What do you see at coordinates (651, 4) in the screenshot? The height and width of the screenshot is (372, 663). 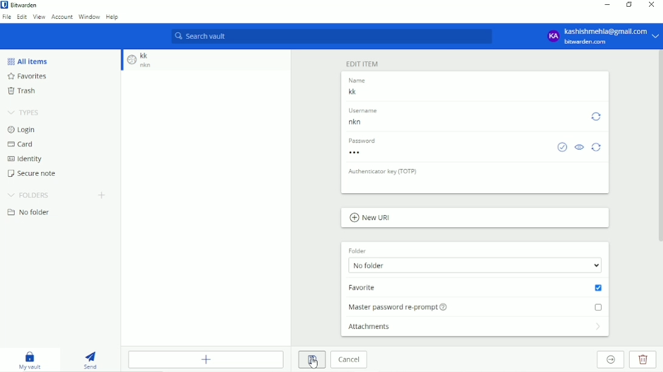 I see `Close` at bounding box center [651, 4].